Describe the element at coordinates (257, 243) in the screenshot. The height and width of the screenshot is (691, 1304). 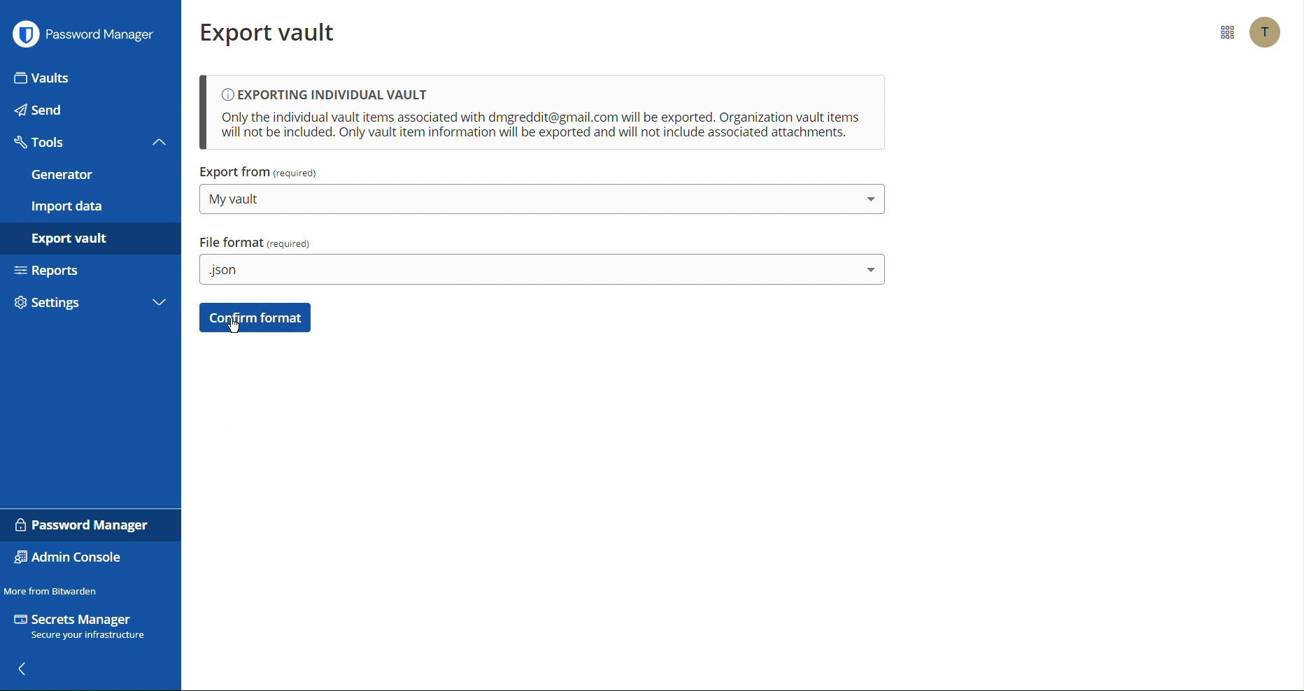
I see `File format (.json)` at that location.